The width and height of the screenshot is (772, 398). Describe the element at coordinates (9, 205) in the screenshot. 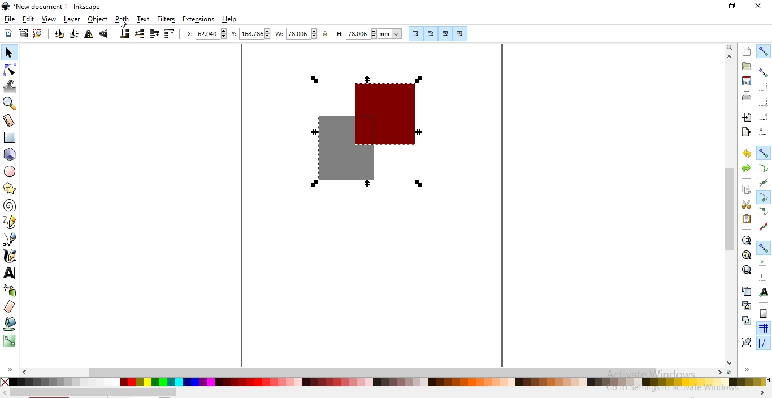

I see `create spiral` at that location.